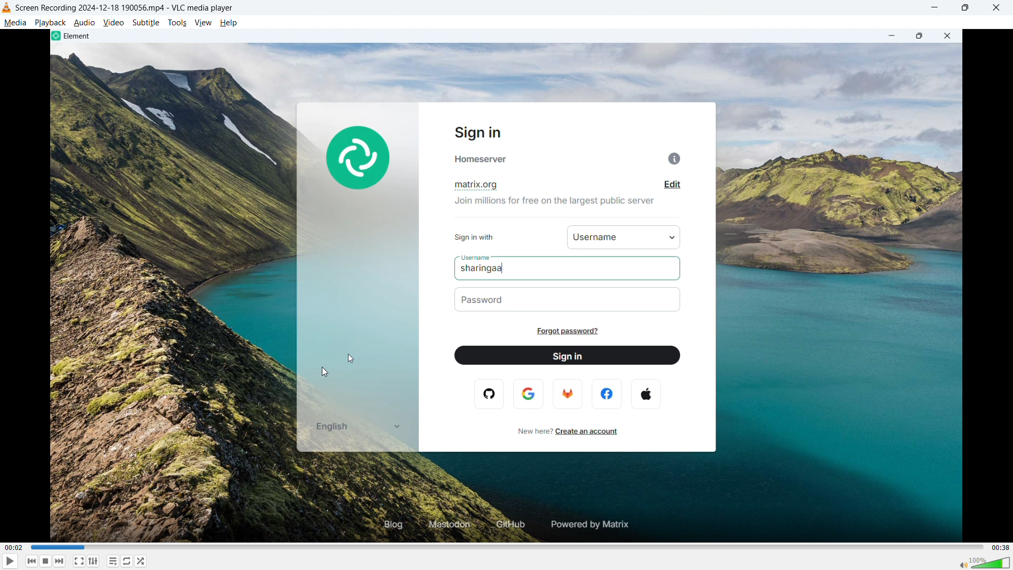  What do you see at coordinates (508, 525) in the screenshot?
I see `GitHub` at bounding box center [508, 525].